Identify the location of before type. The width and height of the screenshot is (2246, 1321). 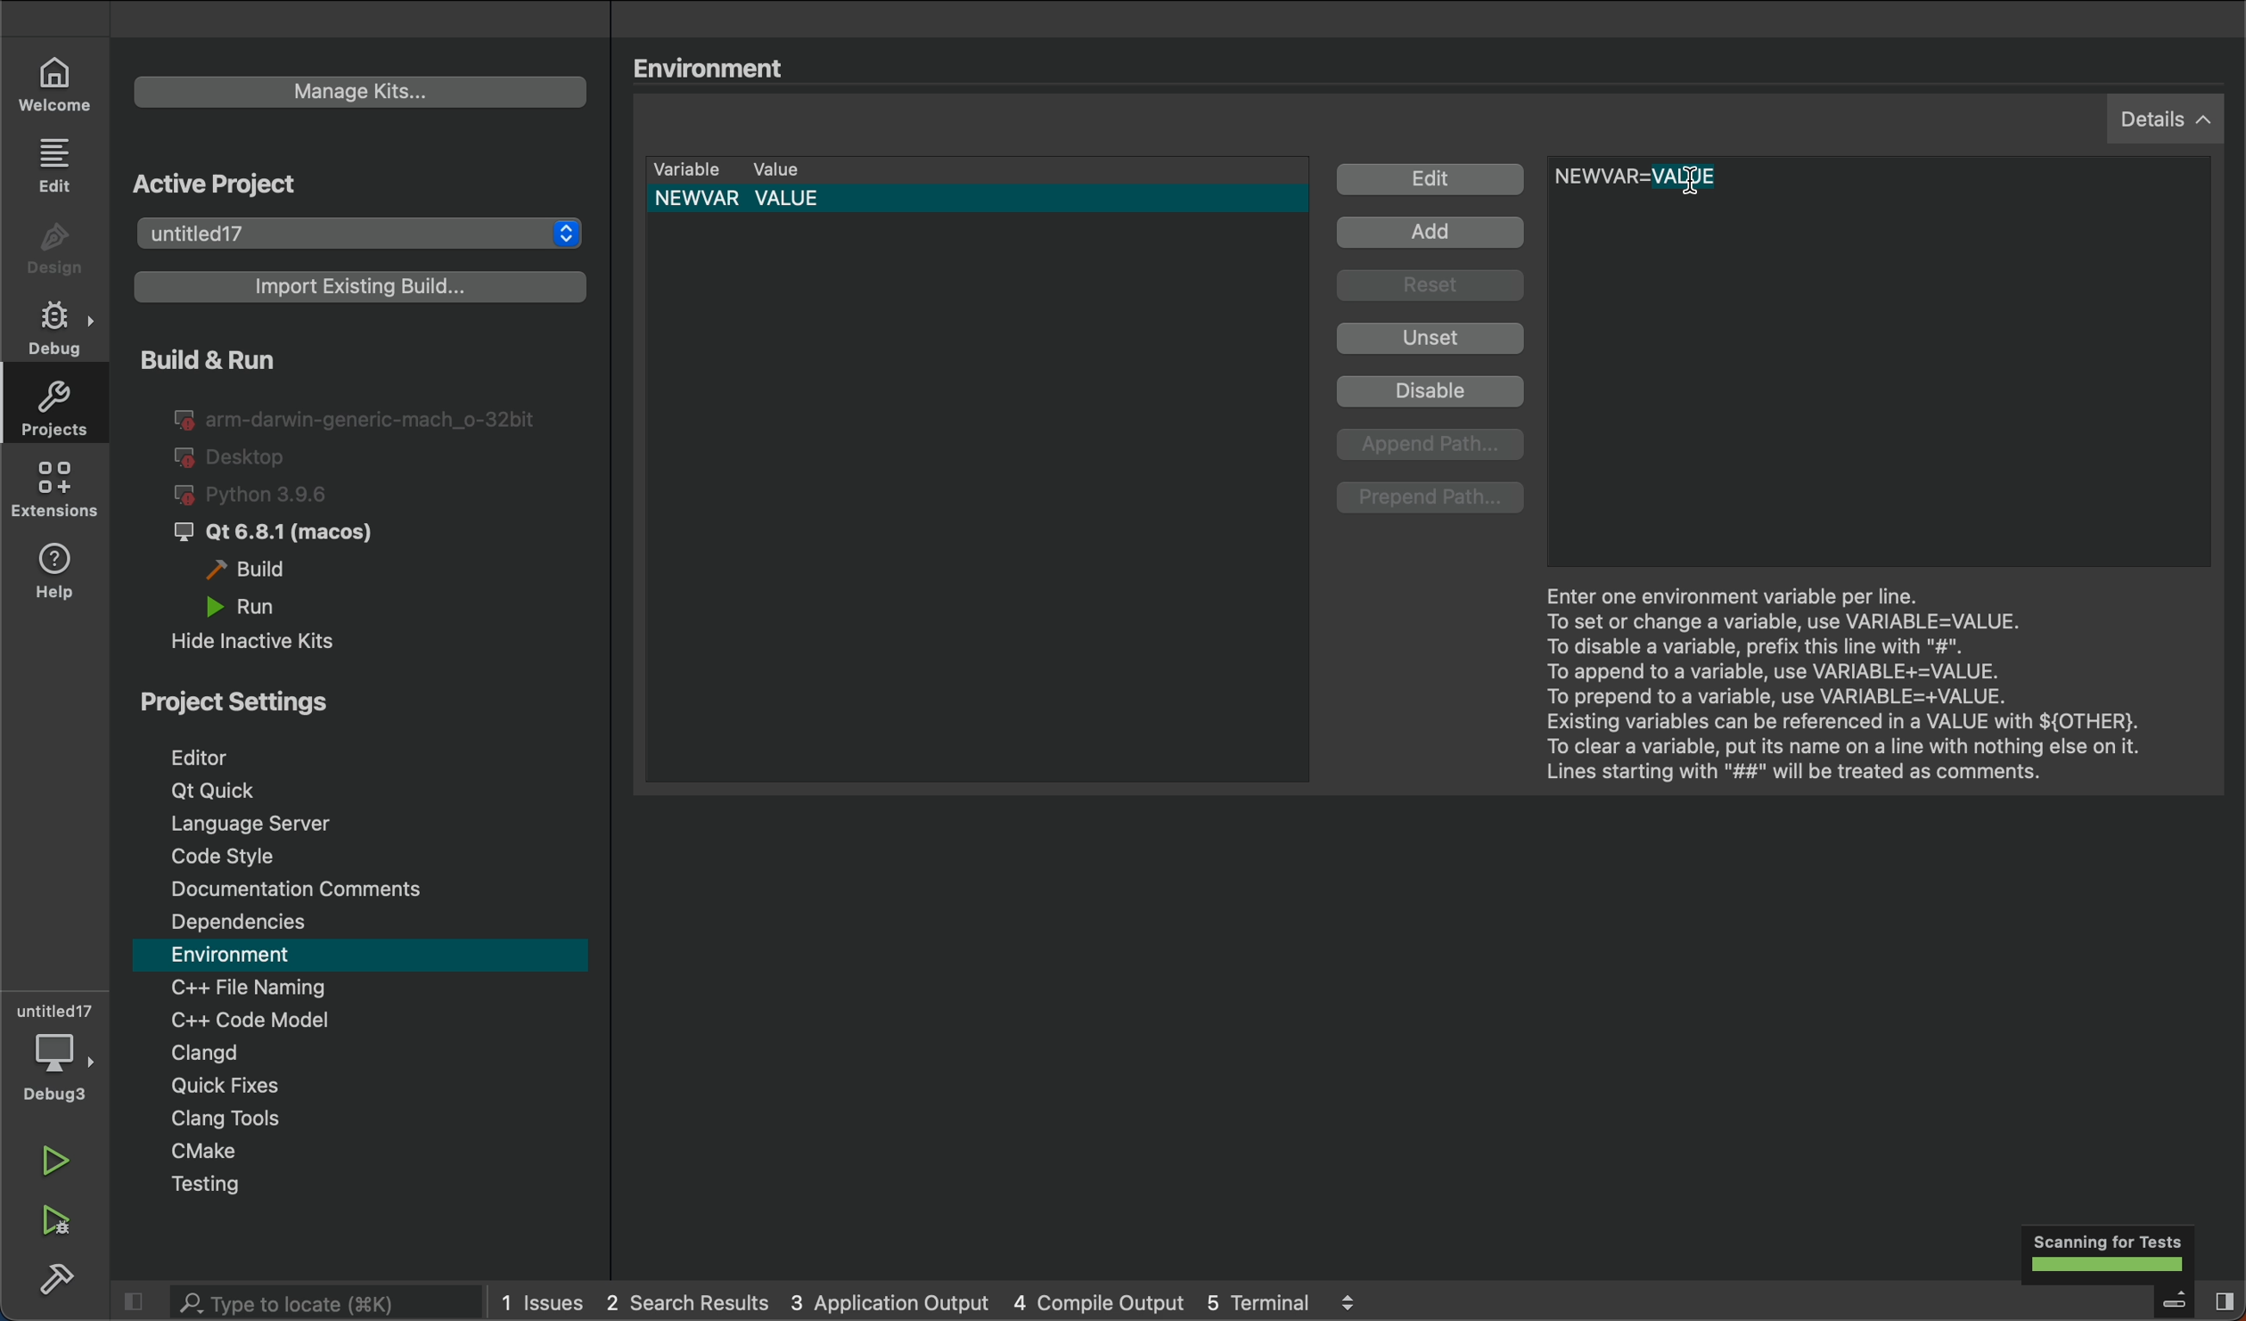
(1701, 181).